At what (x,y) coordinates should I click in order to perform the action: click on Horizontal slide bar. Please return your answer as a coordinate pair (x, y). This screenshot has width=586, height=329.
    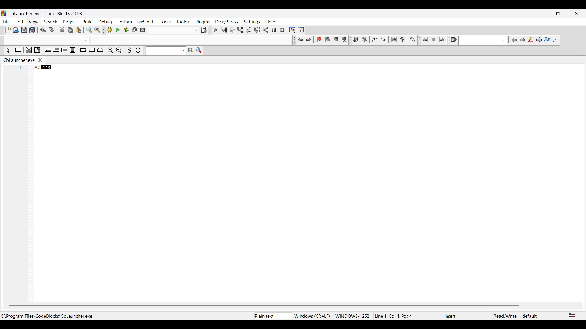
    Looking at the image, I should click on (264, 306).